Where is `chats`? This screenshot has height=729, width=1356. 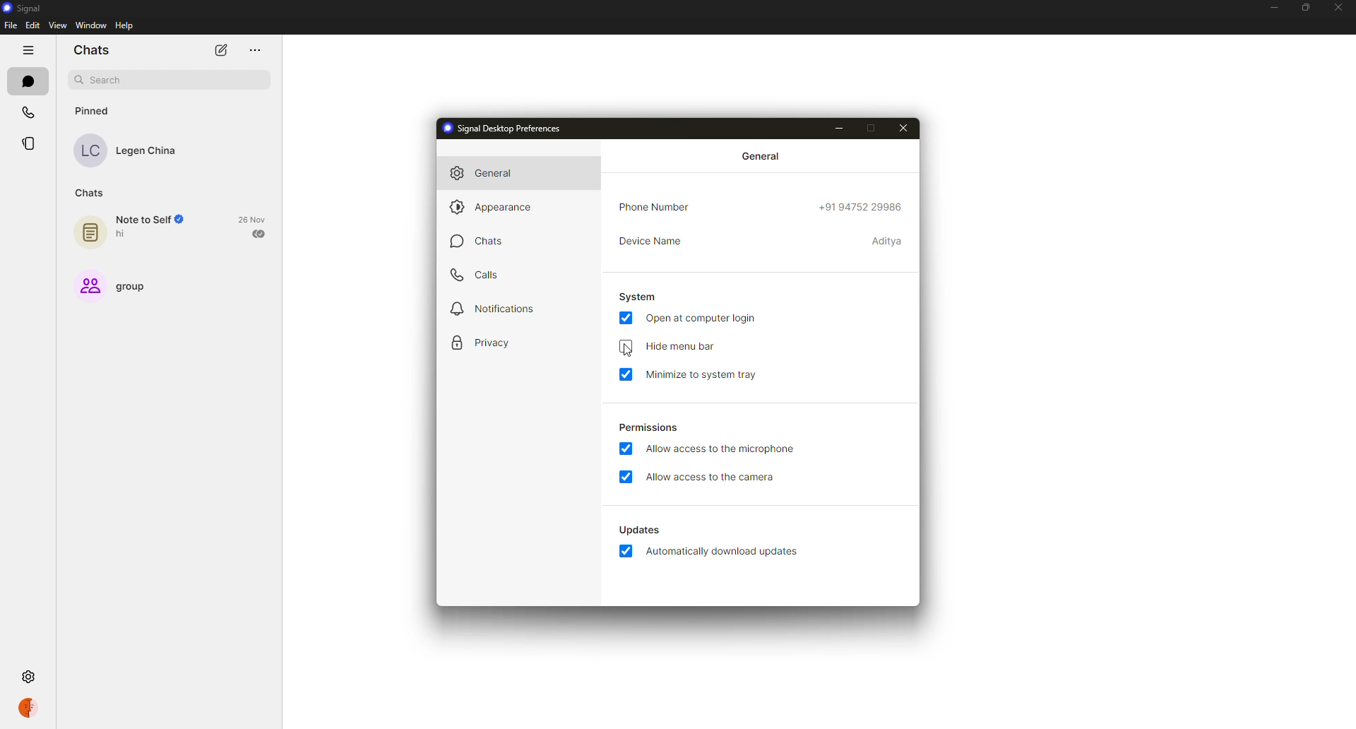 chats is located at coordinates (92, 193).